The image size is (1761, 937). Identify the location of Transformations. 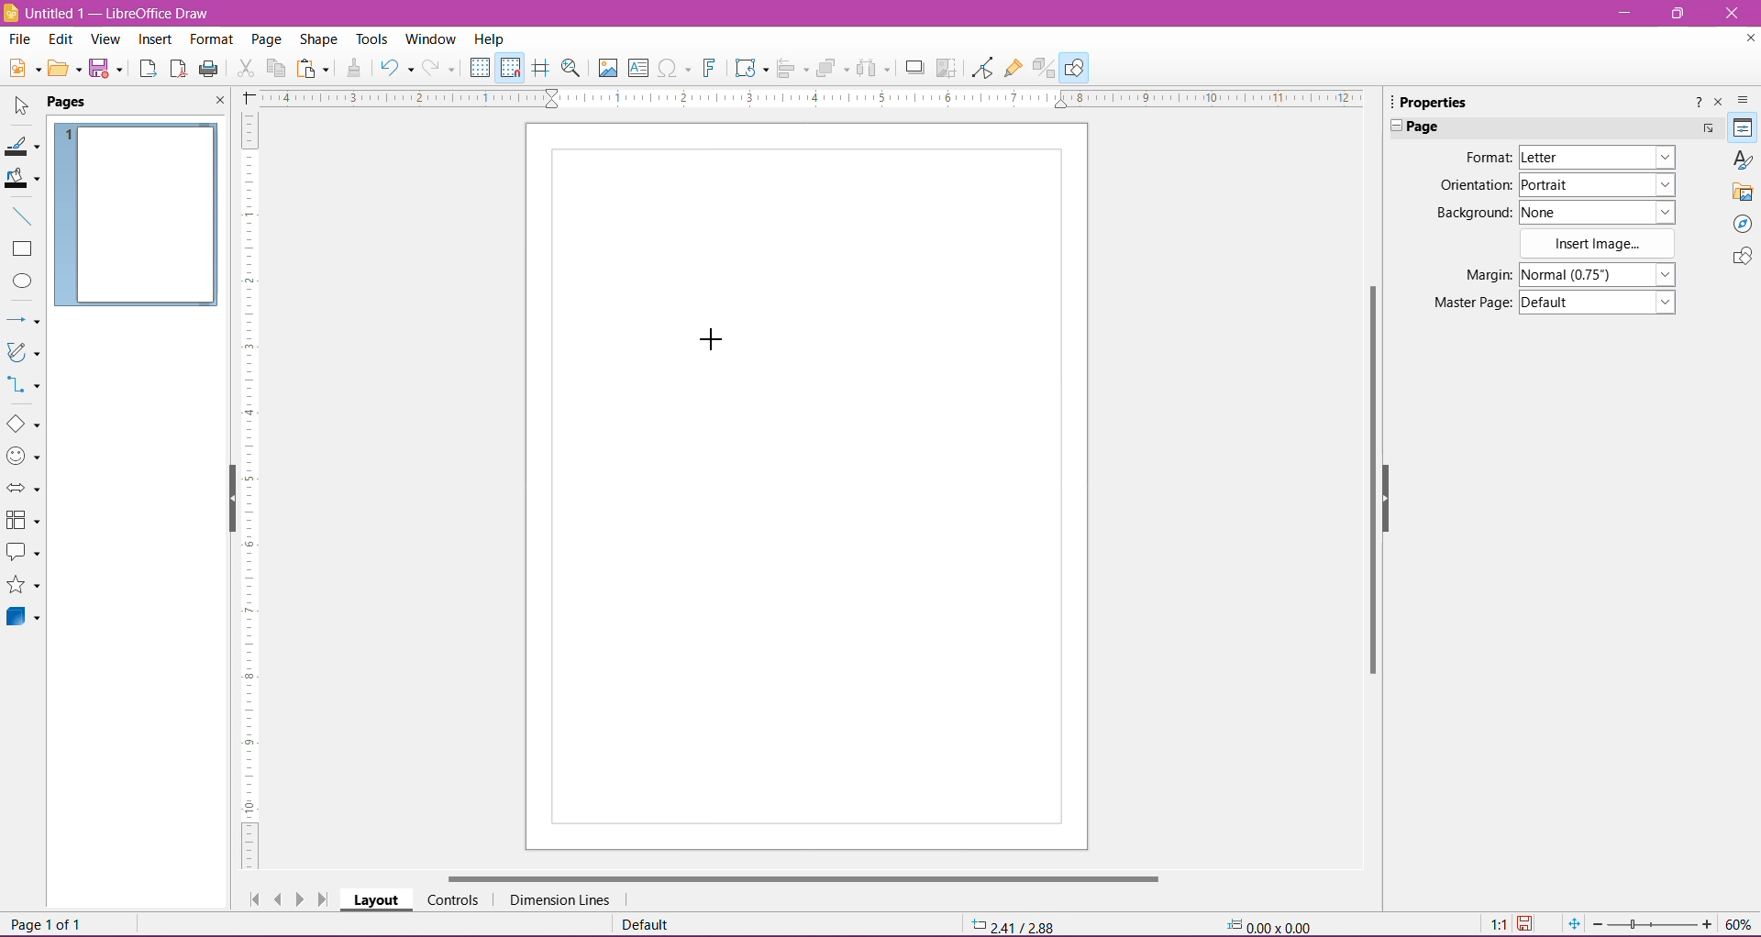
(749, 68).